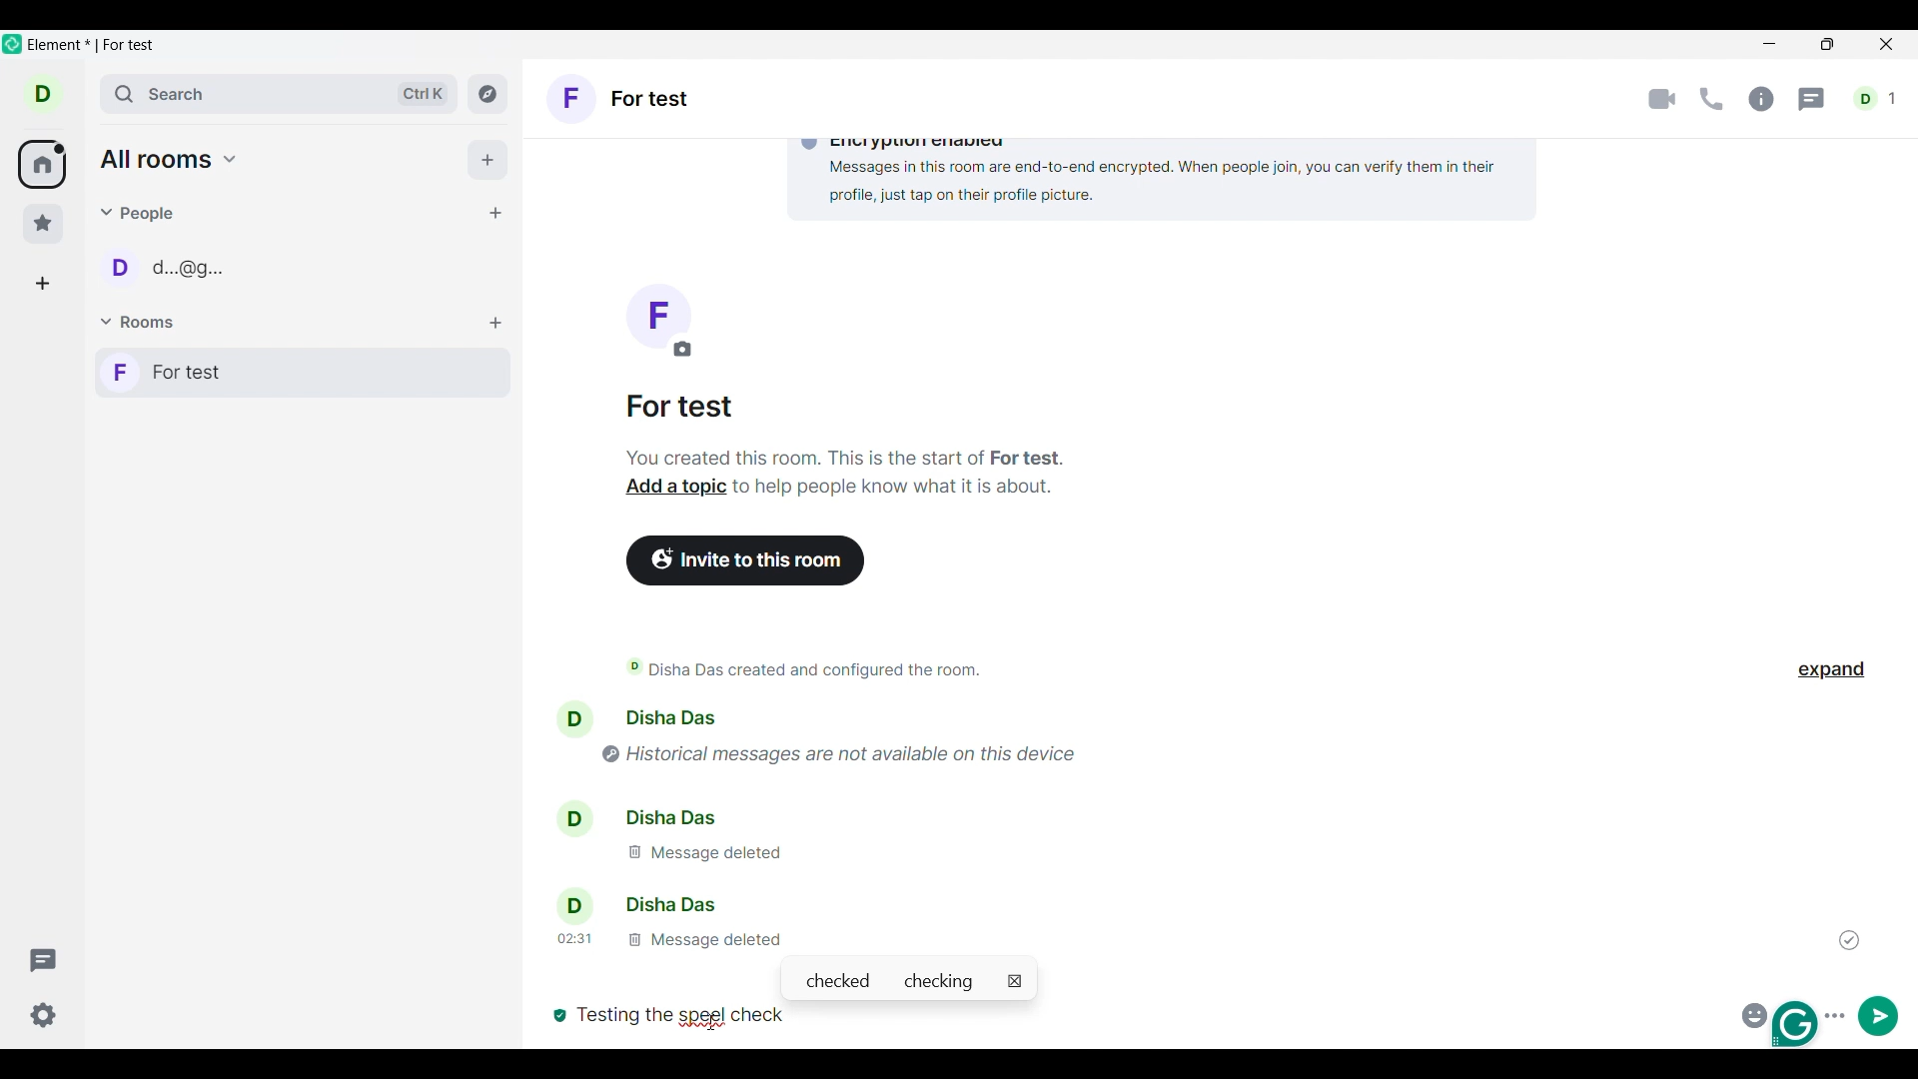 Image resolution: width=1918 pixels, height=1079 pixels. I want to click on D d.@g.., so click(177, 272).